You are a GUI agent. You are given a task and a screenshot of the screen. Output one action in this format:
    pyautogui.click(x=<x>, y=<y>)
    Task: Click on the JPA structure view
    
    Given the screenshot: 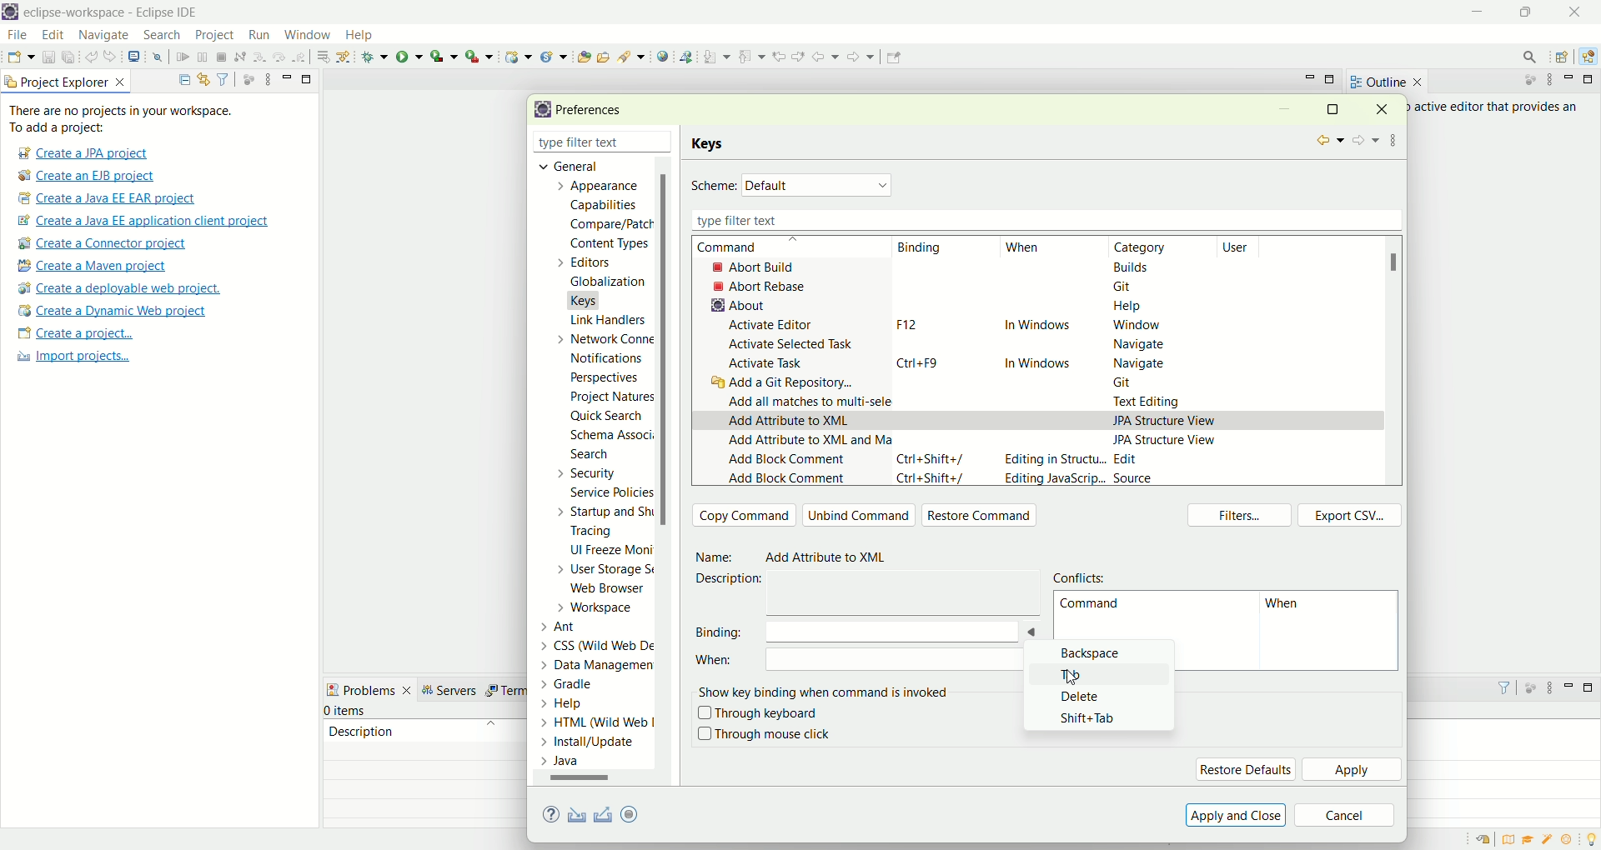 What is the action you would take?
    pyautogui.click(x=1165, y=419)
    